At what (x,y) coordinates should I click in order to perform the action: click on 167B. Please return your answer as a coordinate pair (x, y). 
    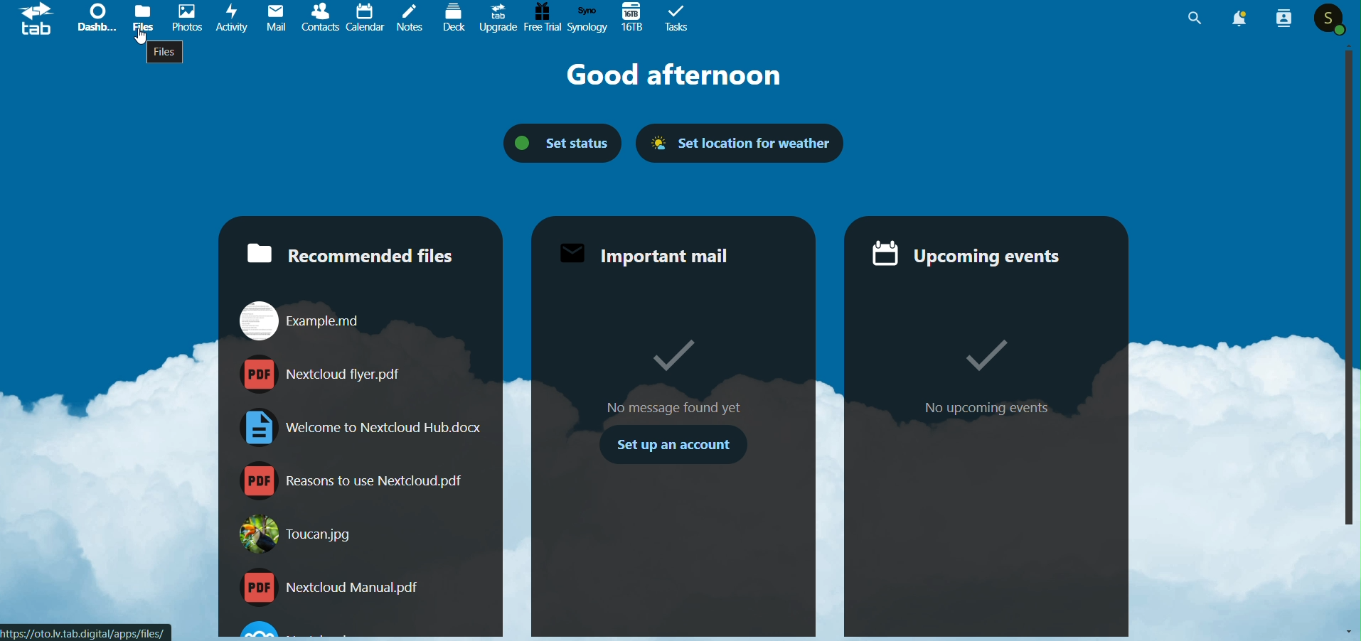
    Looking at the image, I should click on (630, 17).